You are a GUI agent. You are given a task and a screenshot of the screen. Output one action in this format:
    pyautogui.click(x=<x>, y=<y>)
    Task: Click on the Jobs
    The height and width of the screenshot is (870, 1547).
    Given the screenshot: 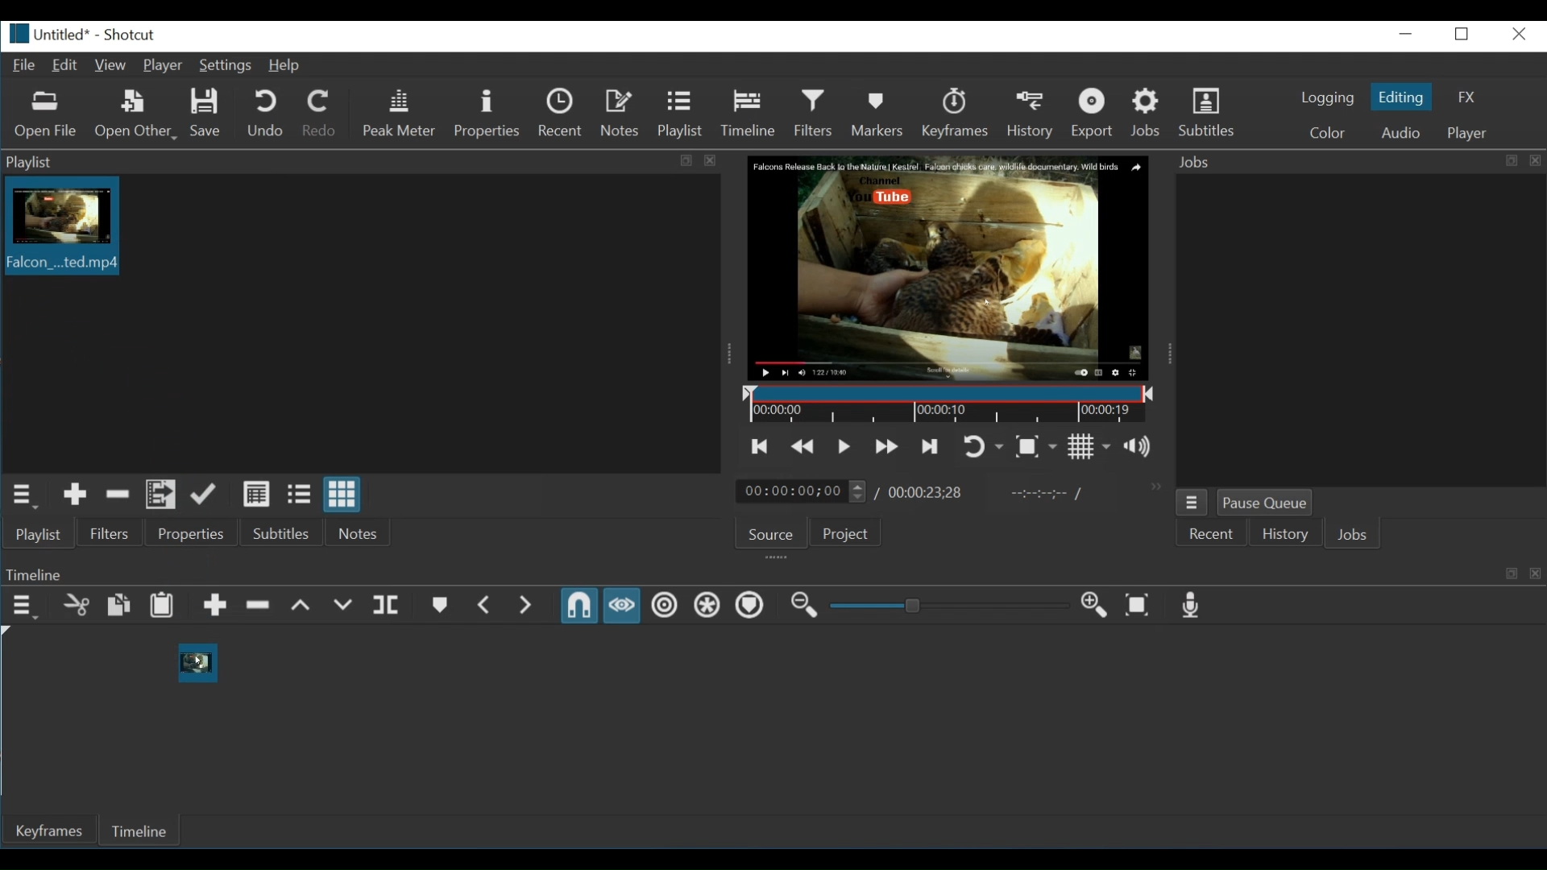 What is the action you would take?
    pyautogui.click(x=1147, y=113)
    